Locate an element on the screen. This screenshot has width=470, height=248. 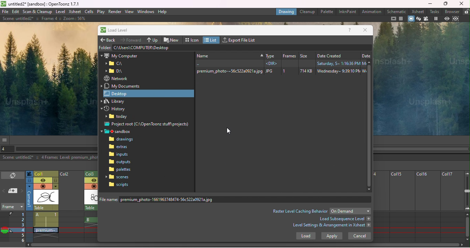
Load level is located at coordinates (118, 31).